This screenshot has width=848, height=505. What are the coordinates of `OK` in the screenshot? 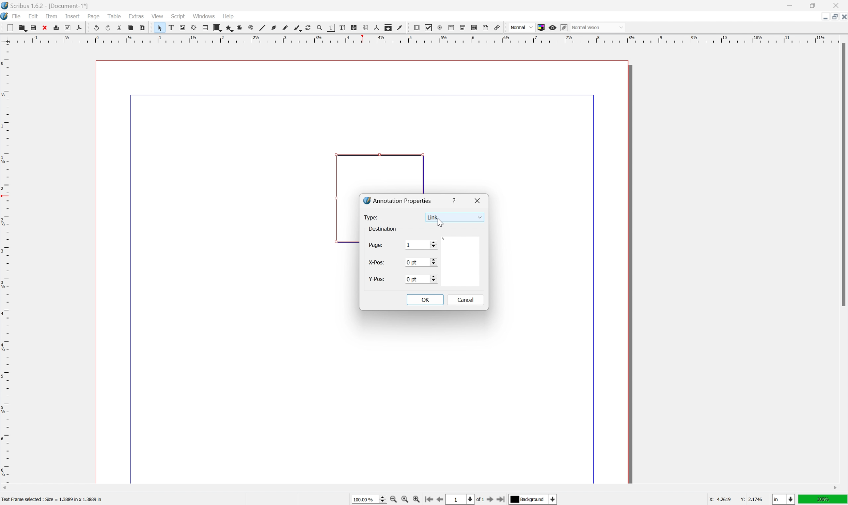 It's located at (425, 299).